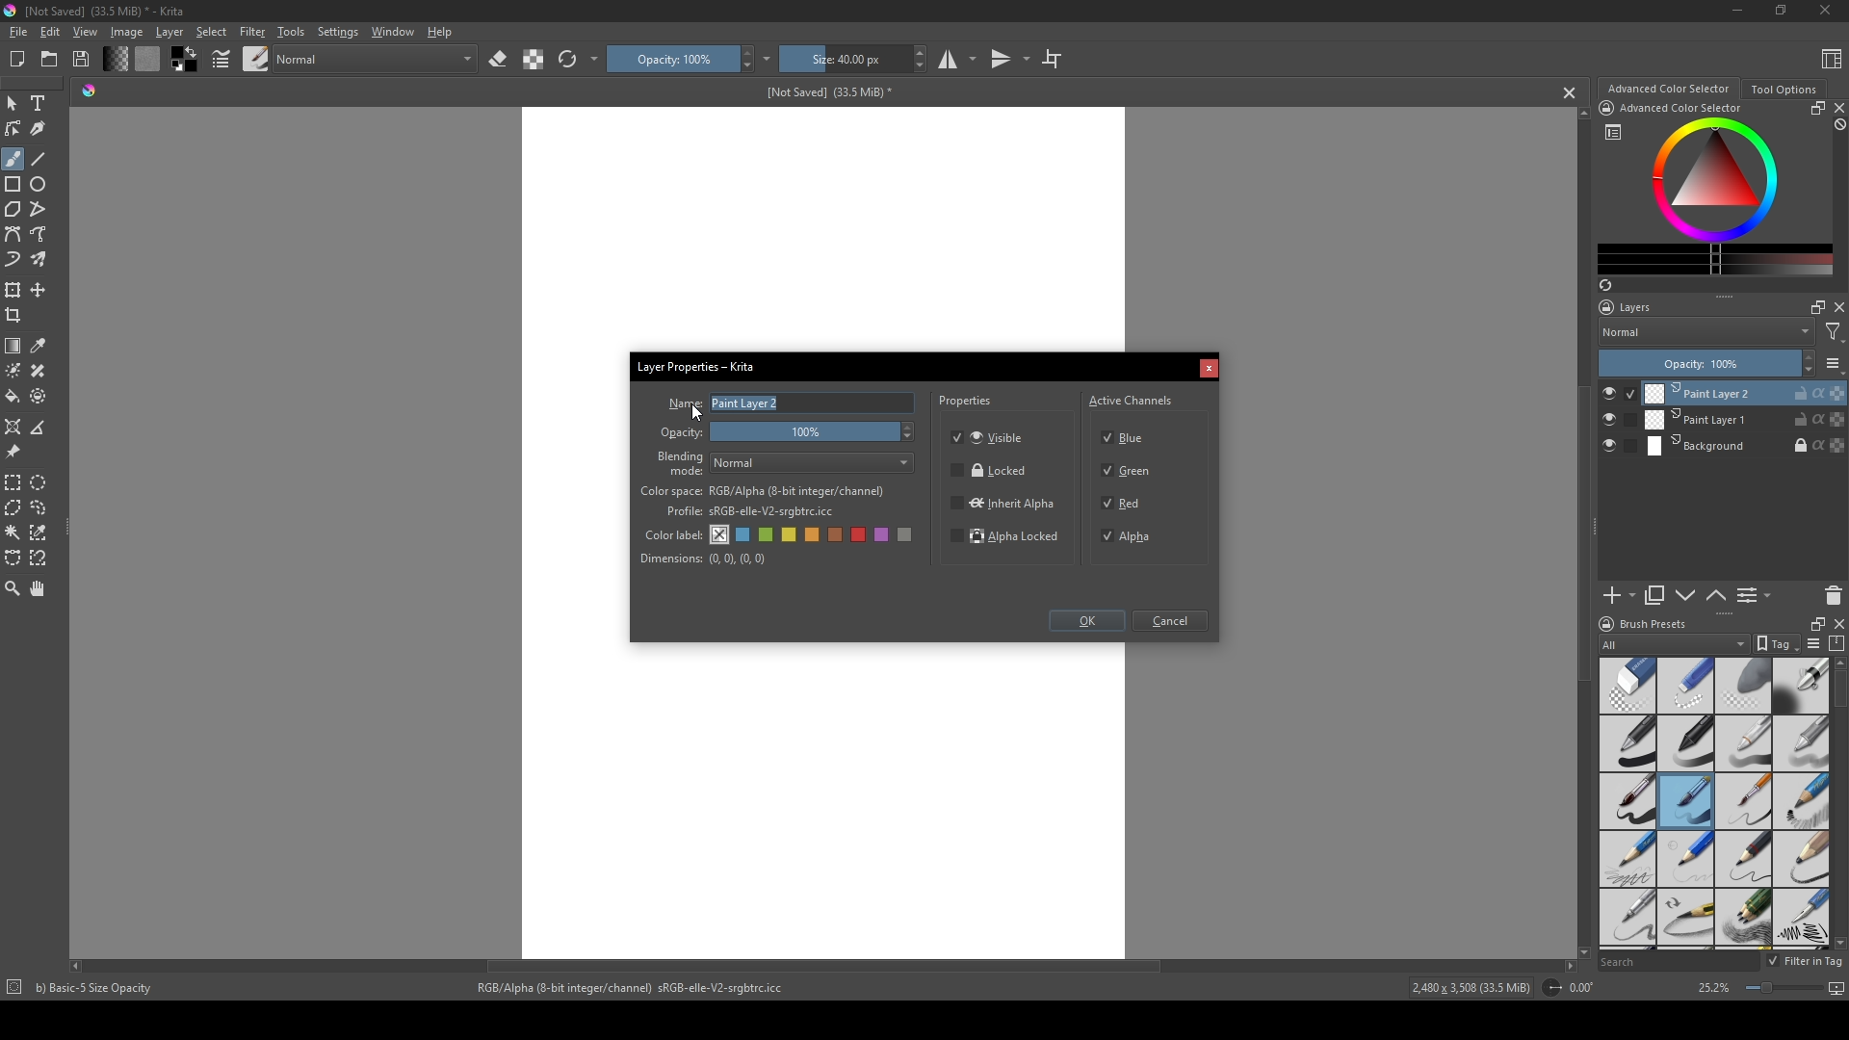 This screenshot has height=1040, width=1849. I want to click on magic wand, so click(13, 532).